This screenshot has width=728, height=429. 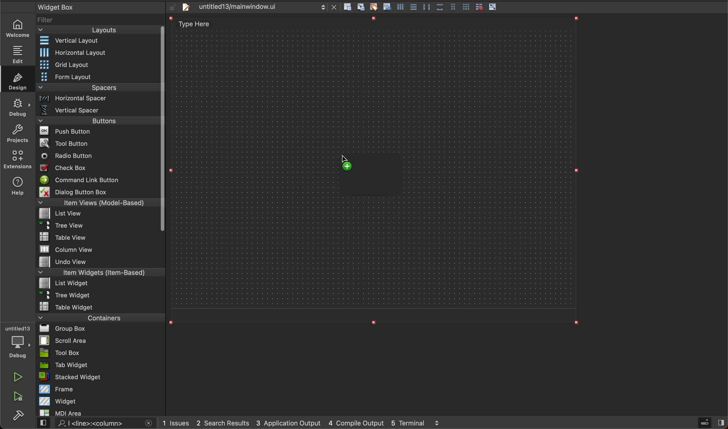 I want to click on tree widget, so click(x=99, y=295).